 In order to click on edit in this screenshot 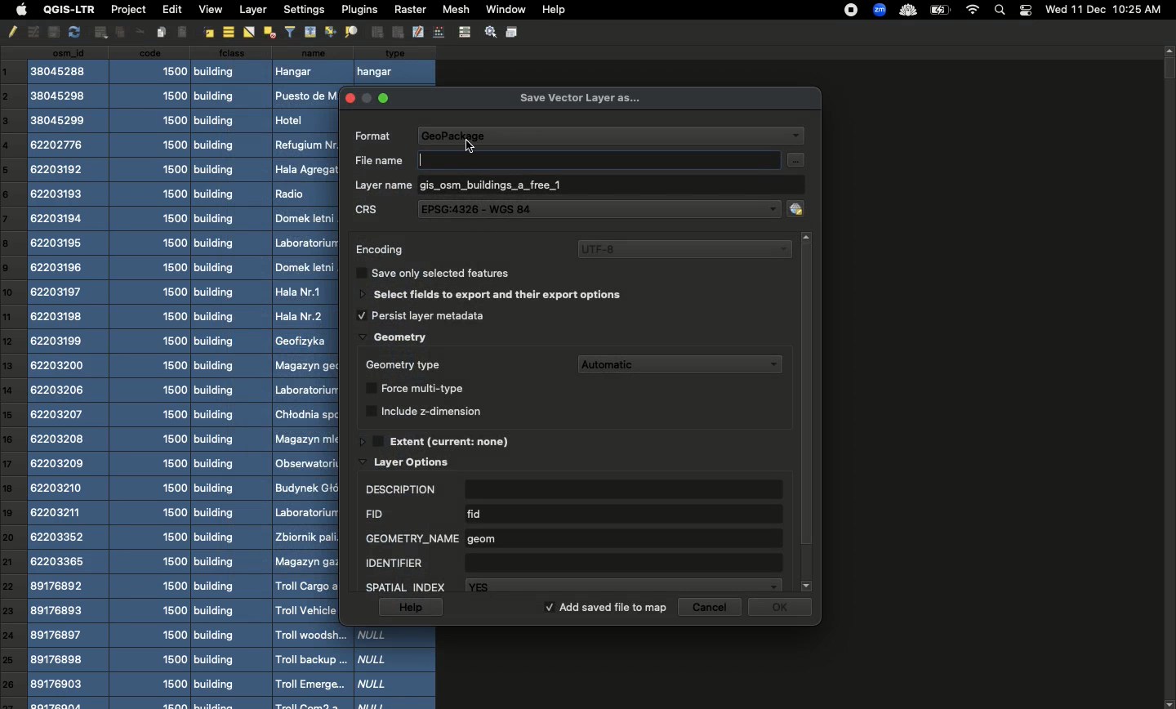, I will do `click(418, 32)`.